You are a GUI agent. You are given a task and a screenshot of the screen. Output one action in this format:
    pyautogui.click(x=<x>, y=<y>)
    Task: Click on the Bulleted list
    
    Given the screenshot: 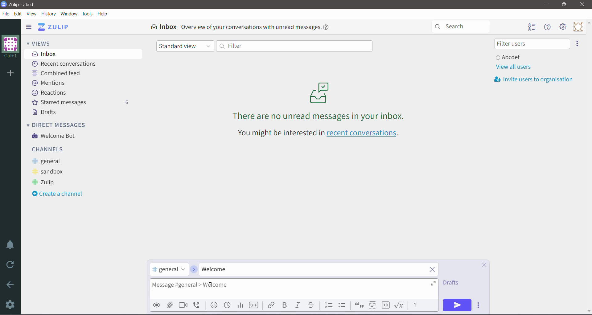 What is the action you would take?
    pyautogui.click(x=343, y=305)
    